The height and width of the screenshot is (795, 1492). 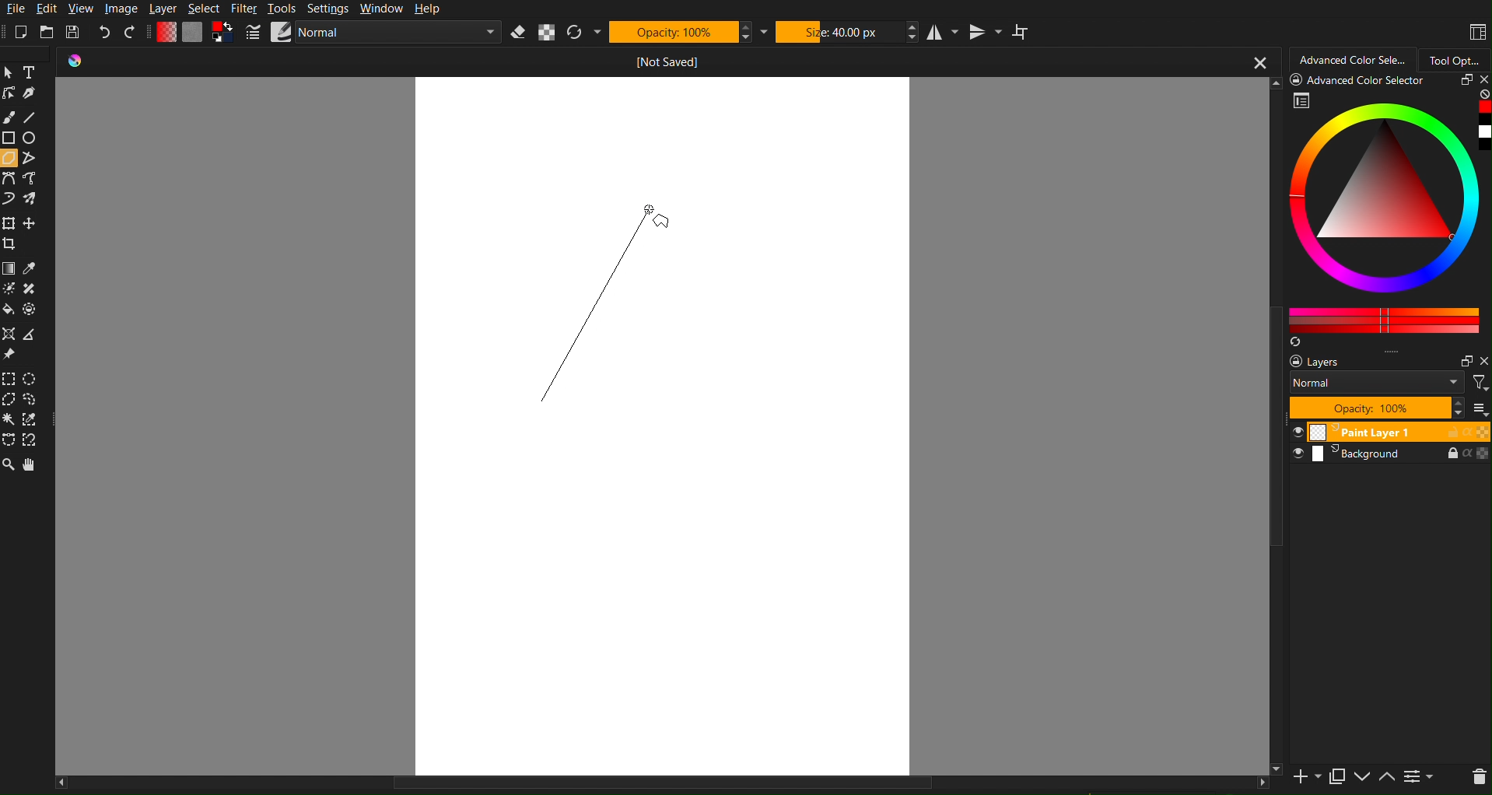 I want to click on layers, so click(x=1333, y=362).